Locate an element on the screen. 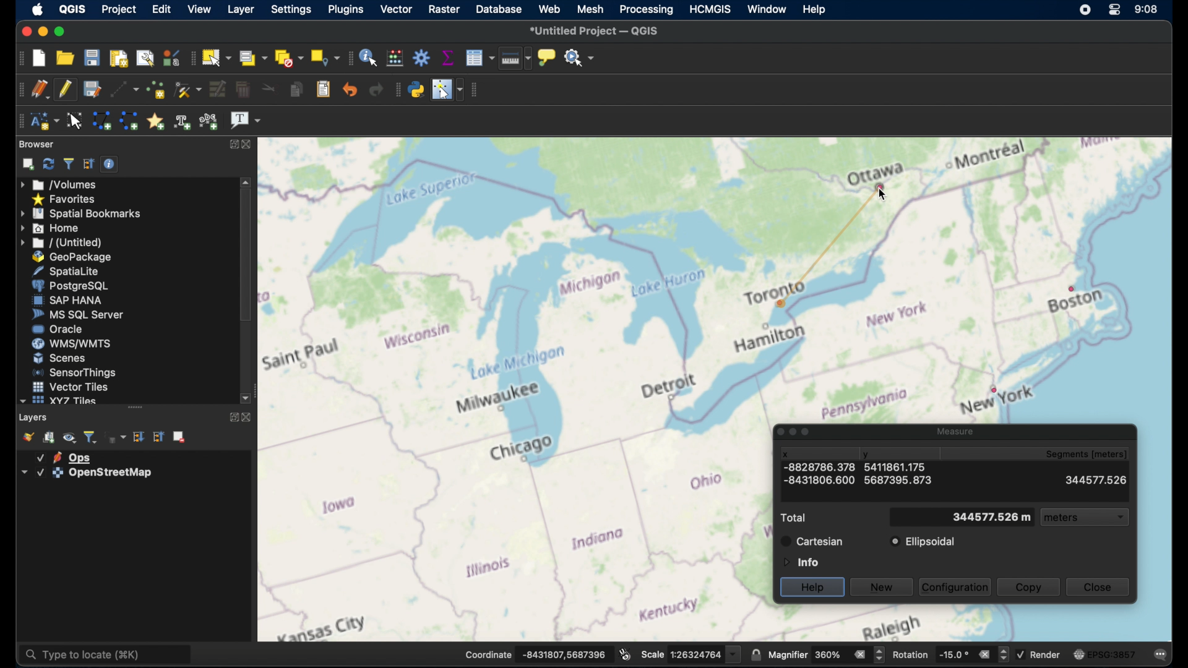 Image resolution: width=1188 pixels, height=668 pixels. total is located at coordinates (793, 518).